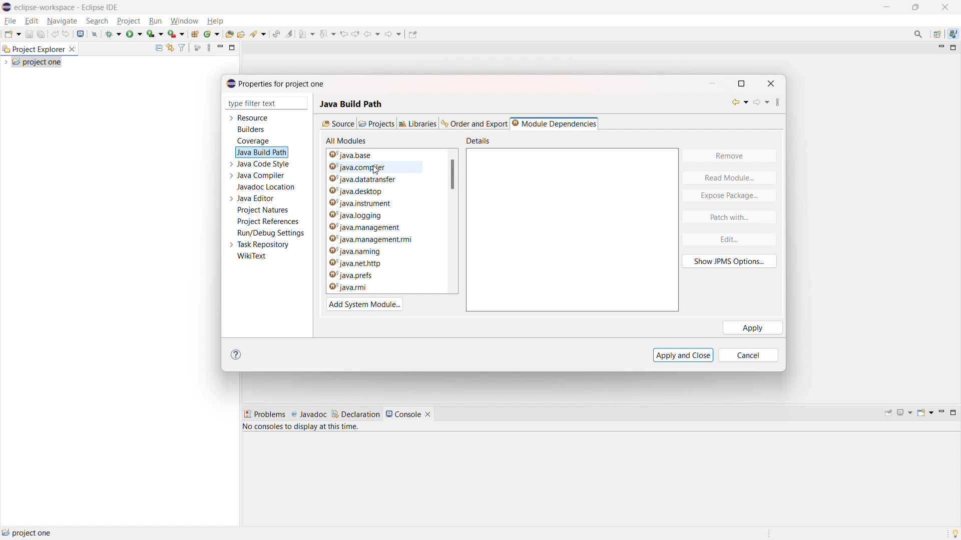  What do you see at coordinates (12, 33) in the screenshot?
I see `new` at bounding box center [12, 33].